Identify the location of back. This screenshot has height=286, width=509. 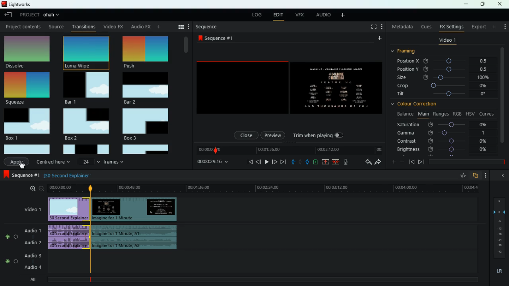
(412, 162).